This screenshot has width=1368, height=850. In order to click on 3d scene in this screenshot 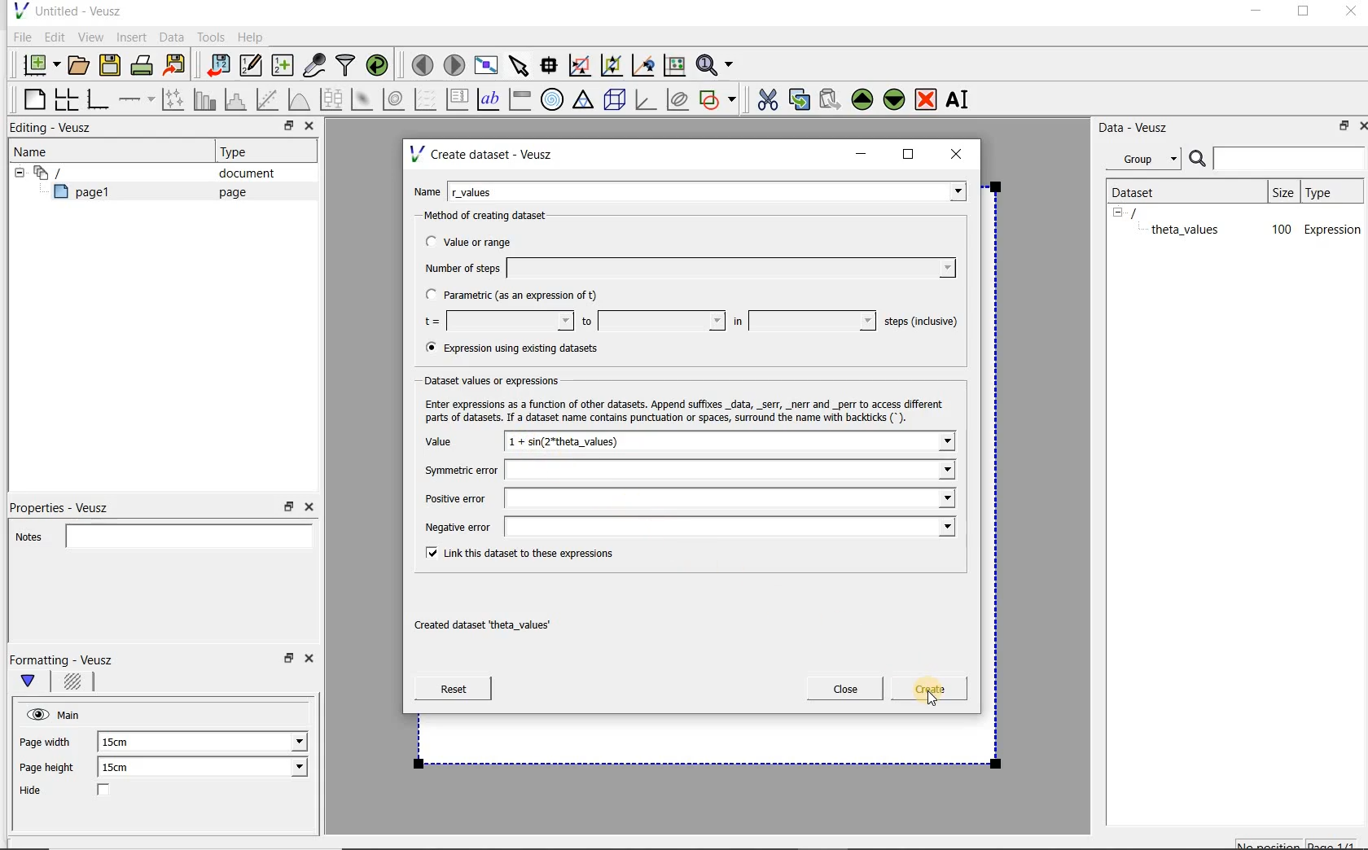, I will do `click(616, 101)`.